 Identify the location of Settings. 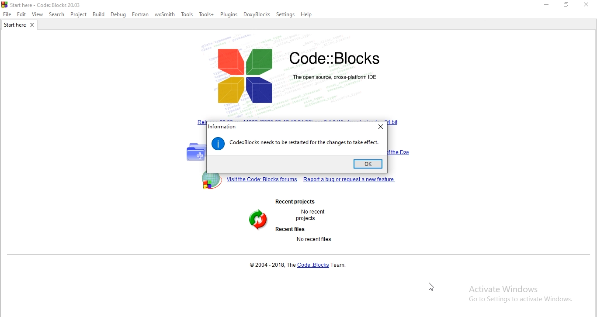
(286, 15).